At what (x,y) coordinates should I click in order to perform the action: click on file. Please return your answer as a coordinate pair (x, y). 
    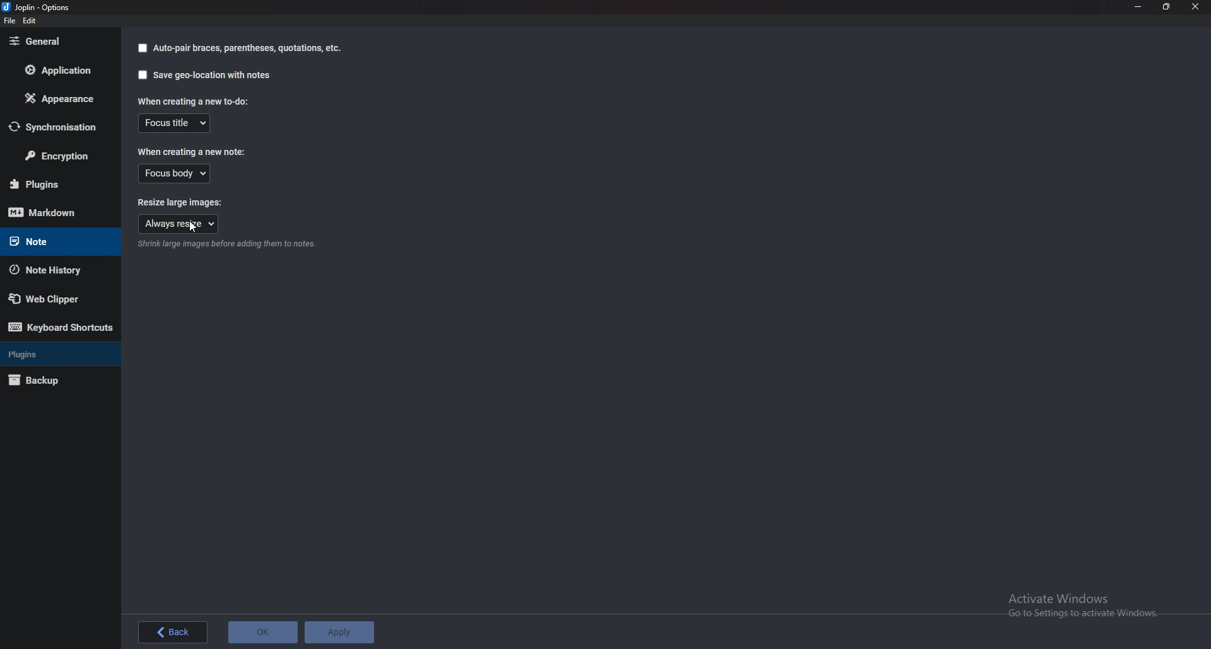
    Looking at the image, I should click on (9, 21).